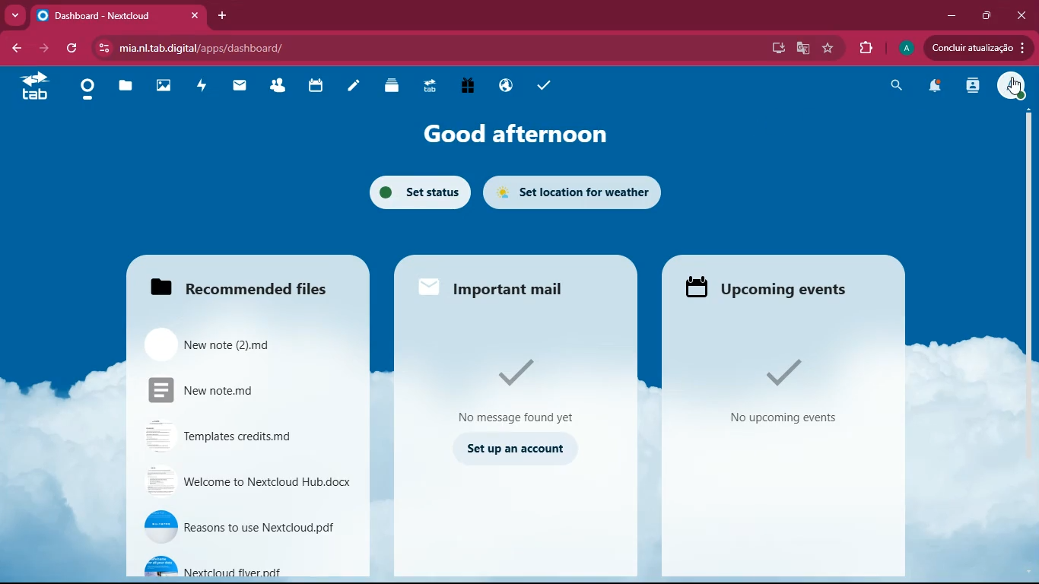 This screenshot has width=1039, height=584. What do you see at coordinates (46, 49) in the screenshot?
I see `forward` at bounding box center [46, 49].